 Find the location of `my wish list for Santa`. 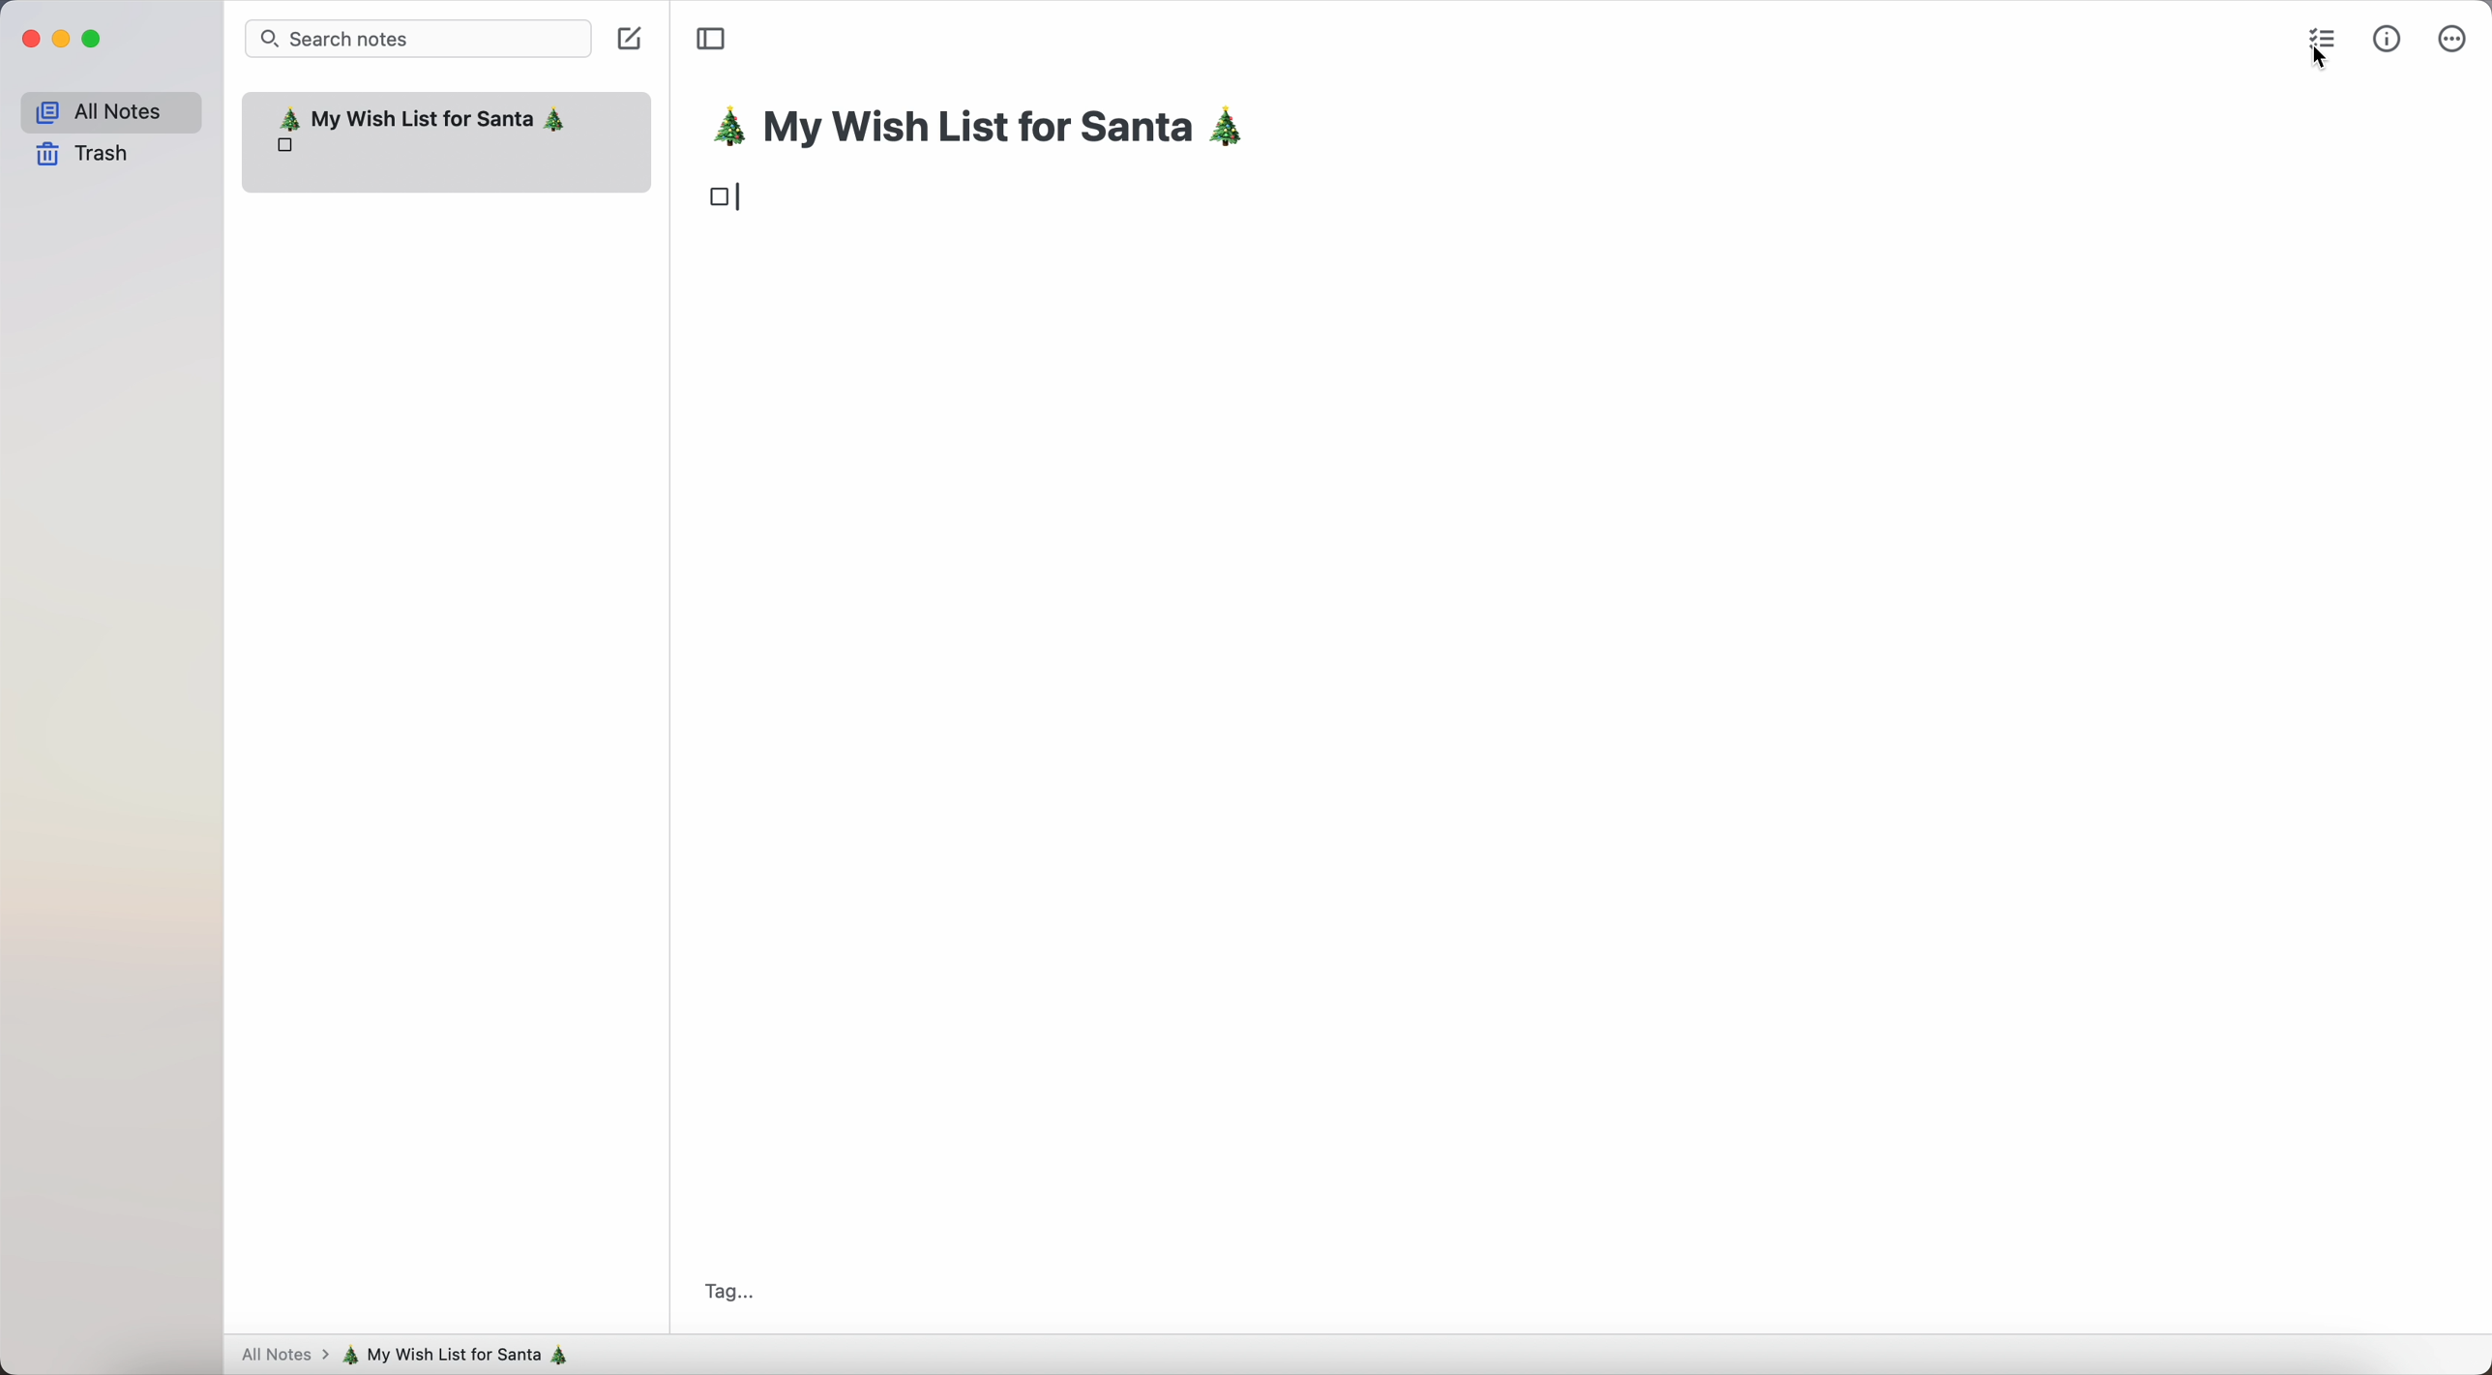

my wish list for Santa is located at coordinates (464, 1355).